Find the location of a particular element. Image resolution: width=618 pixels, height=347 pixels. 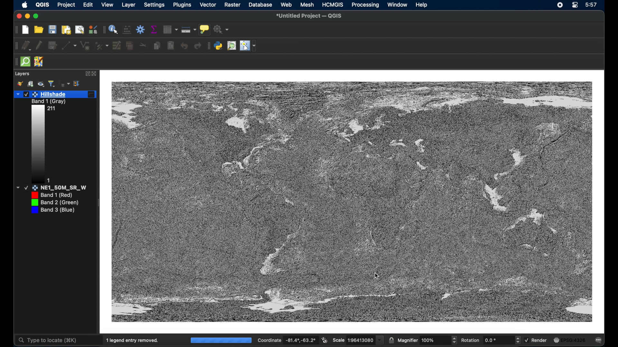

python console is located at coordinates (219, 46).